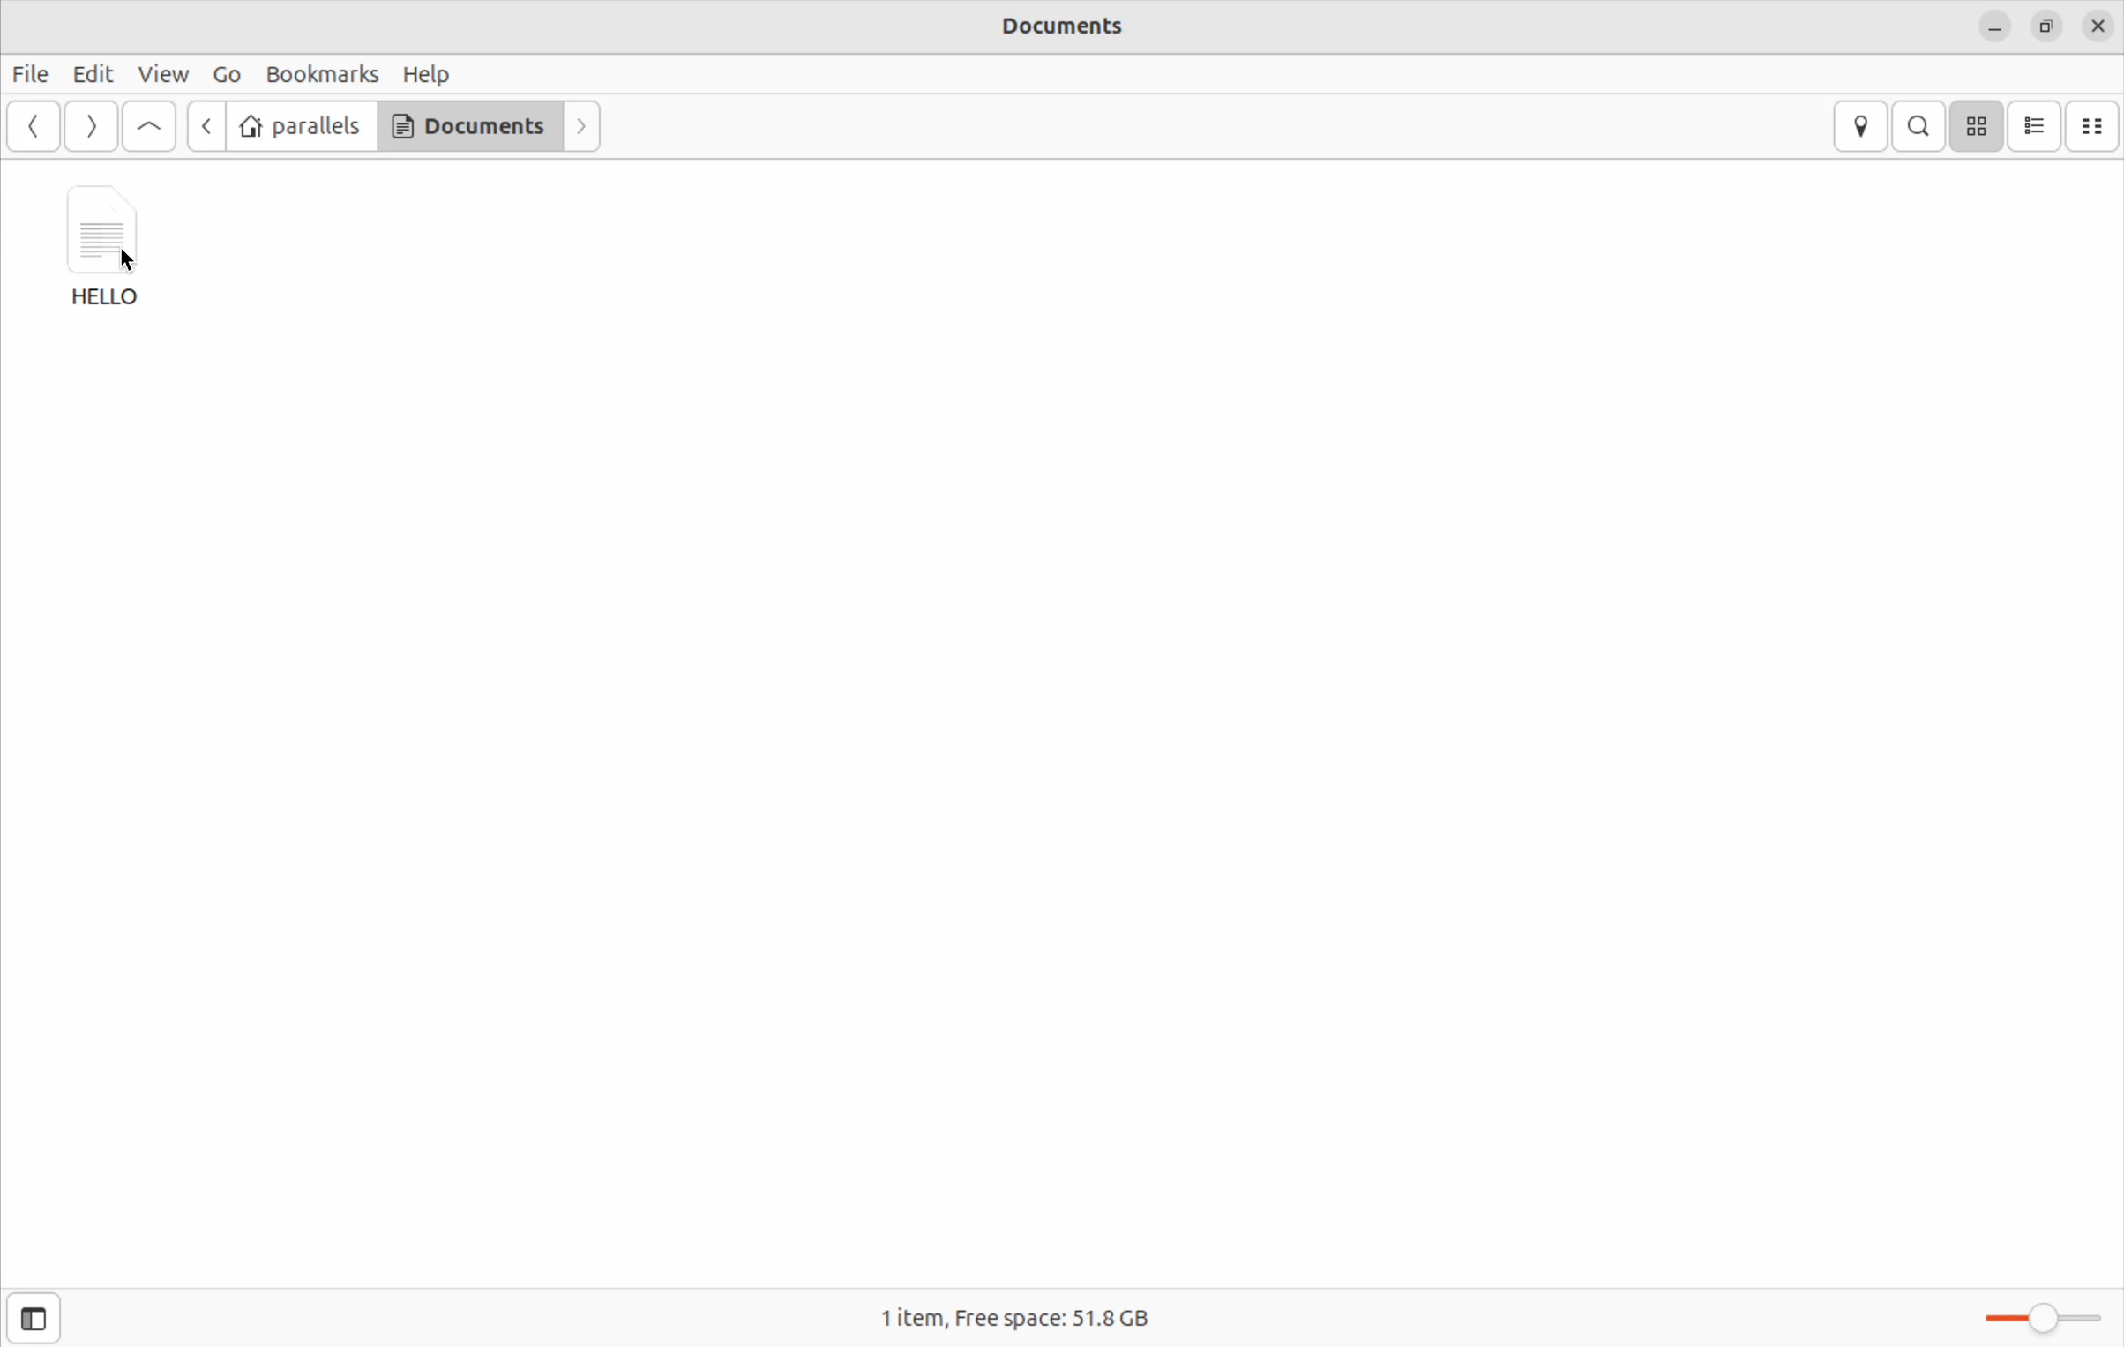 The width and height of the screenshot is (2124, 1347). Describe the element at coordinates (304, 124) in the screenshot. I see `parallel` at that location.